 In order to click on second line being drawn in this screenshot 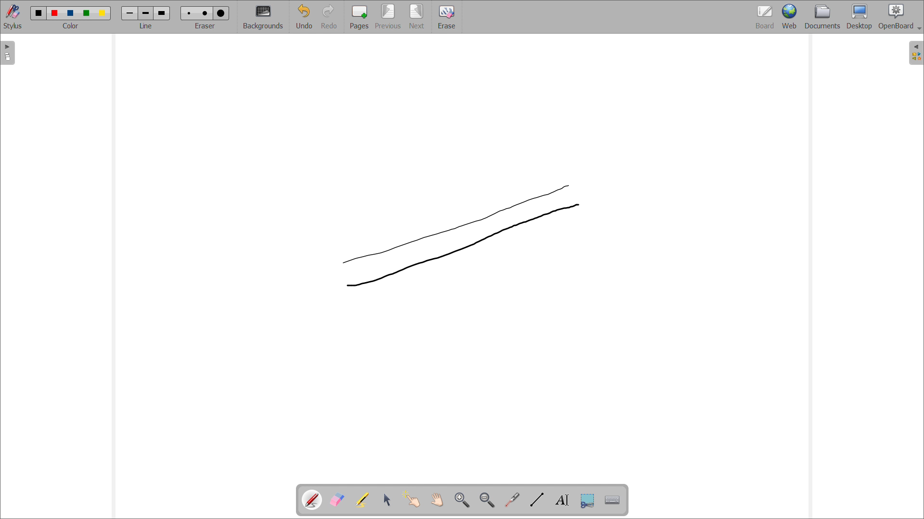, I will do `click(457, 236)`.